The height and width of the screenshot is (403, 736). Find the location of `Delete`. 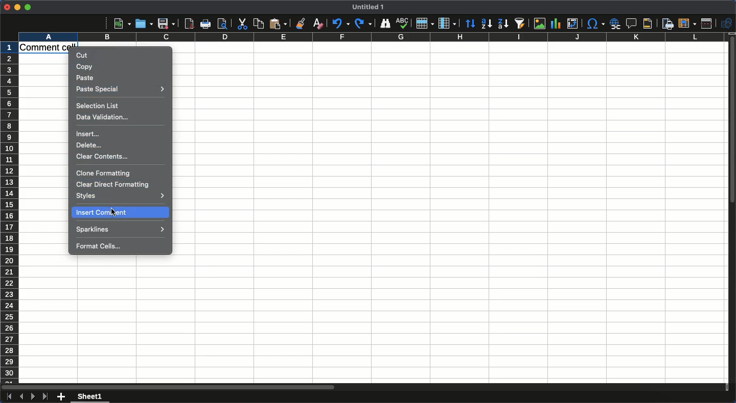

Delete is located at coordinates (91, 145).